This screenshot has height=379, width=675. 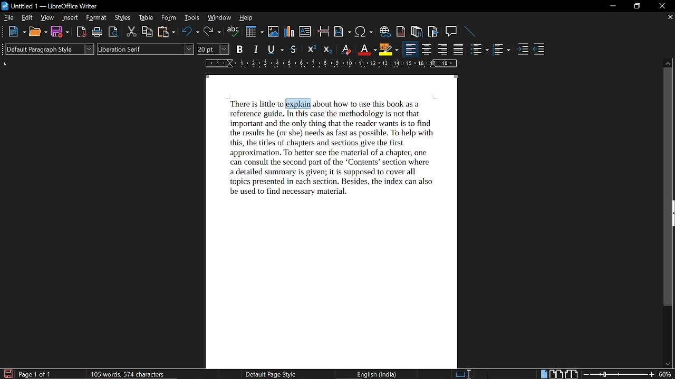 What do you see at coordinates (297, 103) in the screenshot?
I see `to explain` at bounding box center [297, 103].